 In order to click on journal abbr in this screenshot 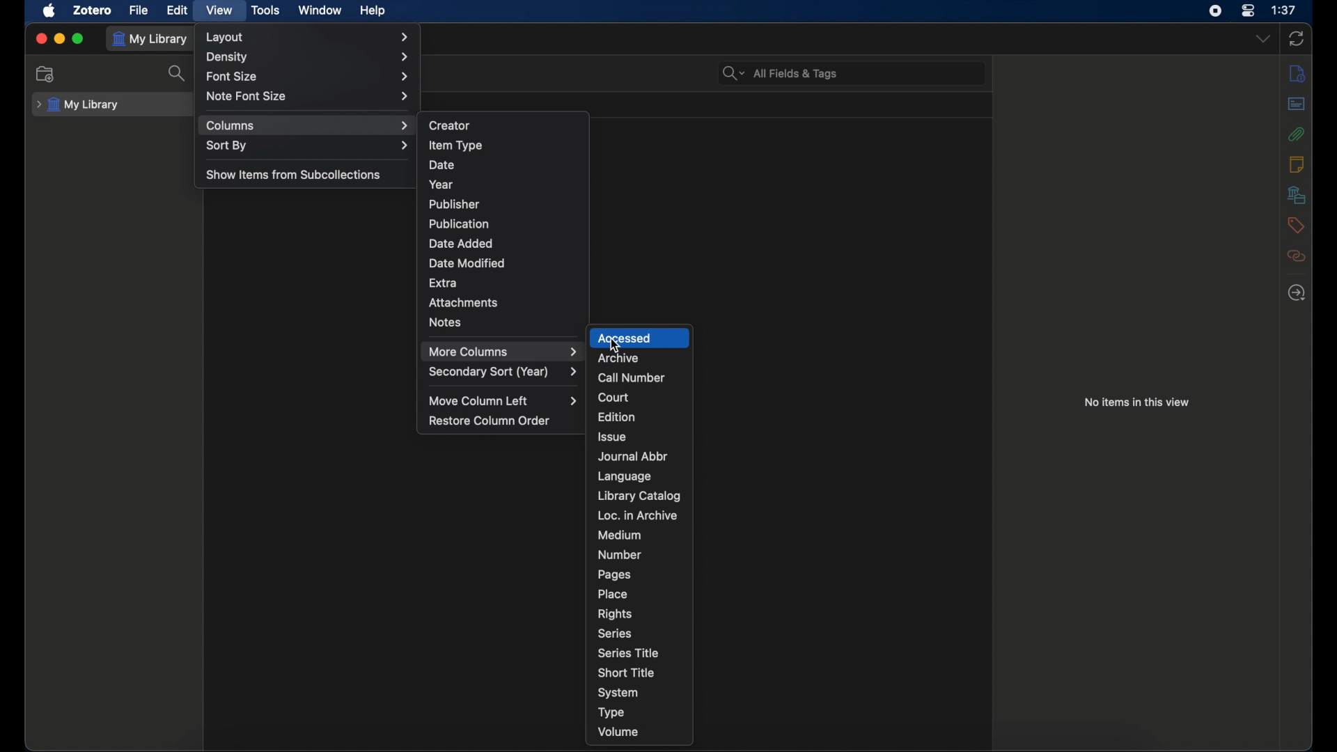, I will do `click(632, 457)`.